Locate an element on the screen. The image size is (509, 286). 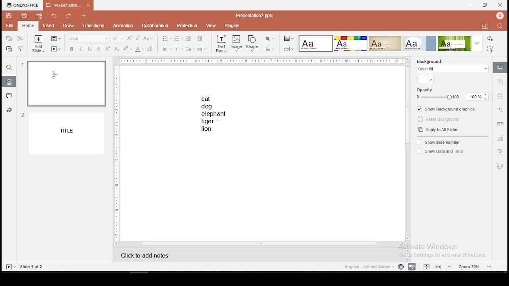
opacity is located at coordinates (452, 94).